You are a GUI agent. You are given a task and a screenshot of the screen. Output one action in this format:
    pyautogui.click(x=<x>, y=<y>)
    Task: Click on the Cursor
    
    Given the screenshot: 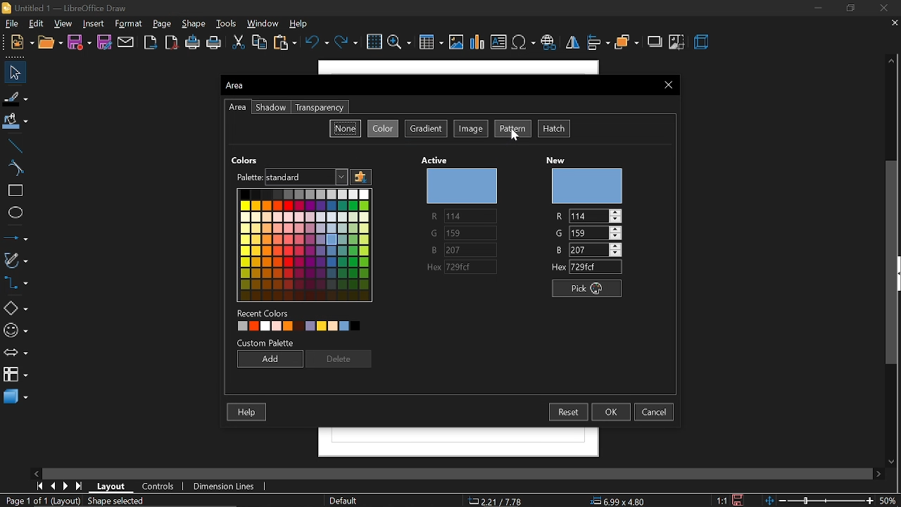 What is the action you would take?
    pyautogui.click(x=512, y=140)
    